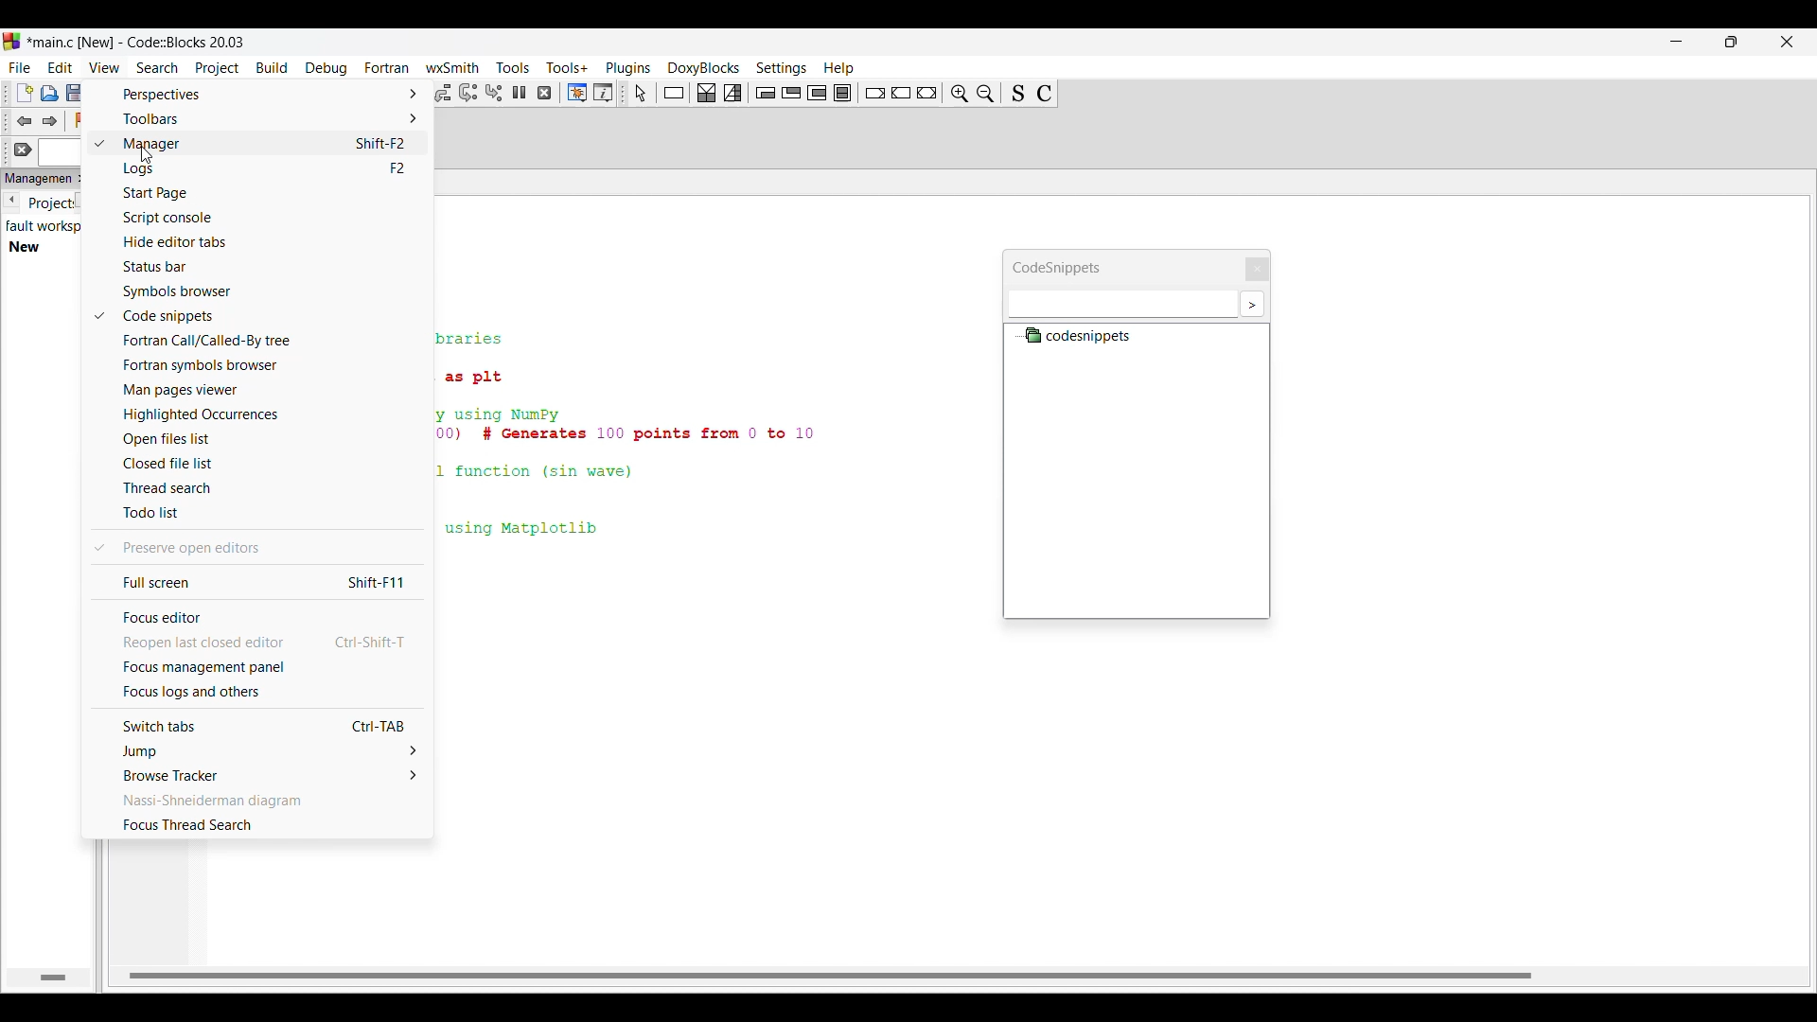 The image size is (1817, 1022). Describe the element at coordinates (137, 42) in the screenshot. I see `Project name, software name and version` at that location.